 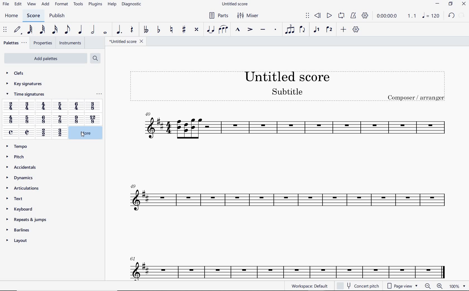 I want to click on FILE NAME, so click(x=126, y=41).